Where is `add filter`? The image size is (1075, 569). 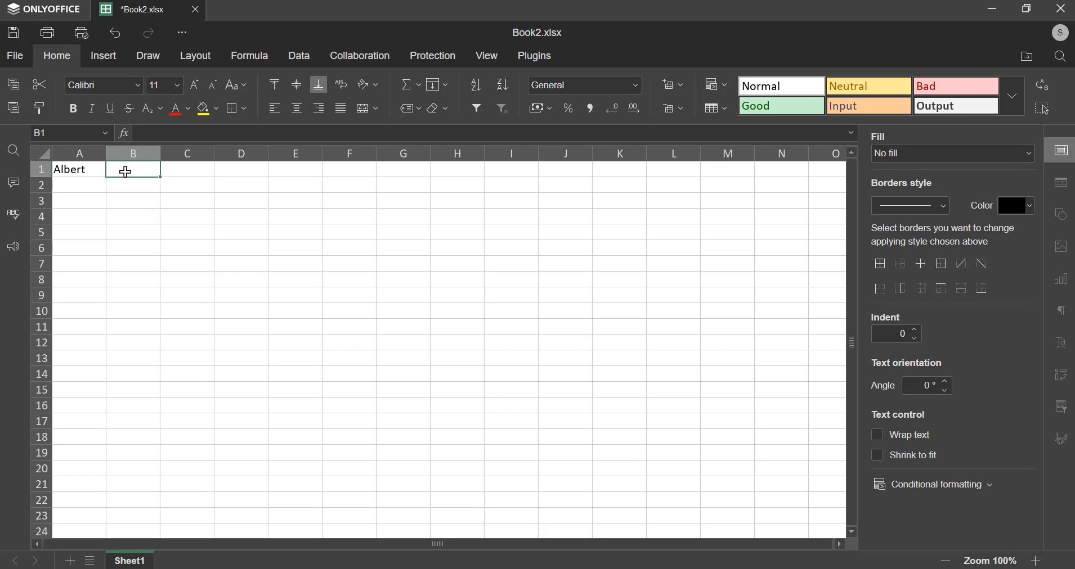 add filter is located at coordinates (477, 107).